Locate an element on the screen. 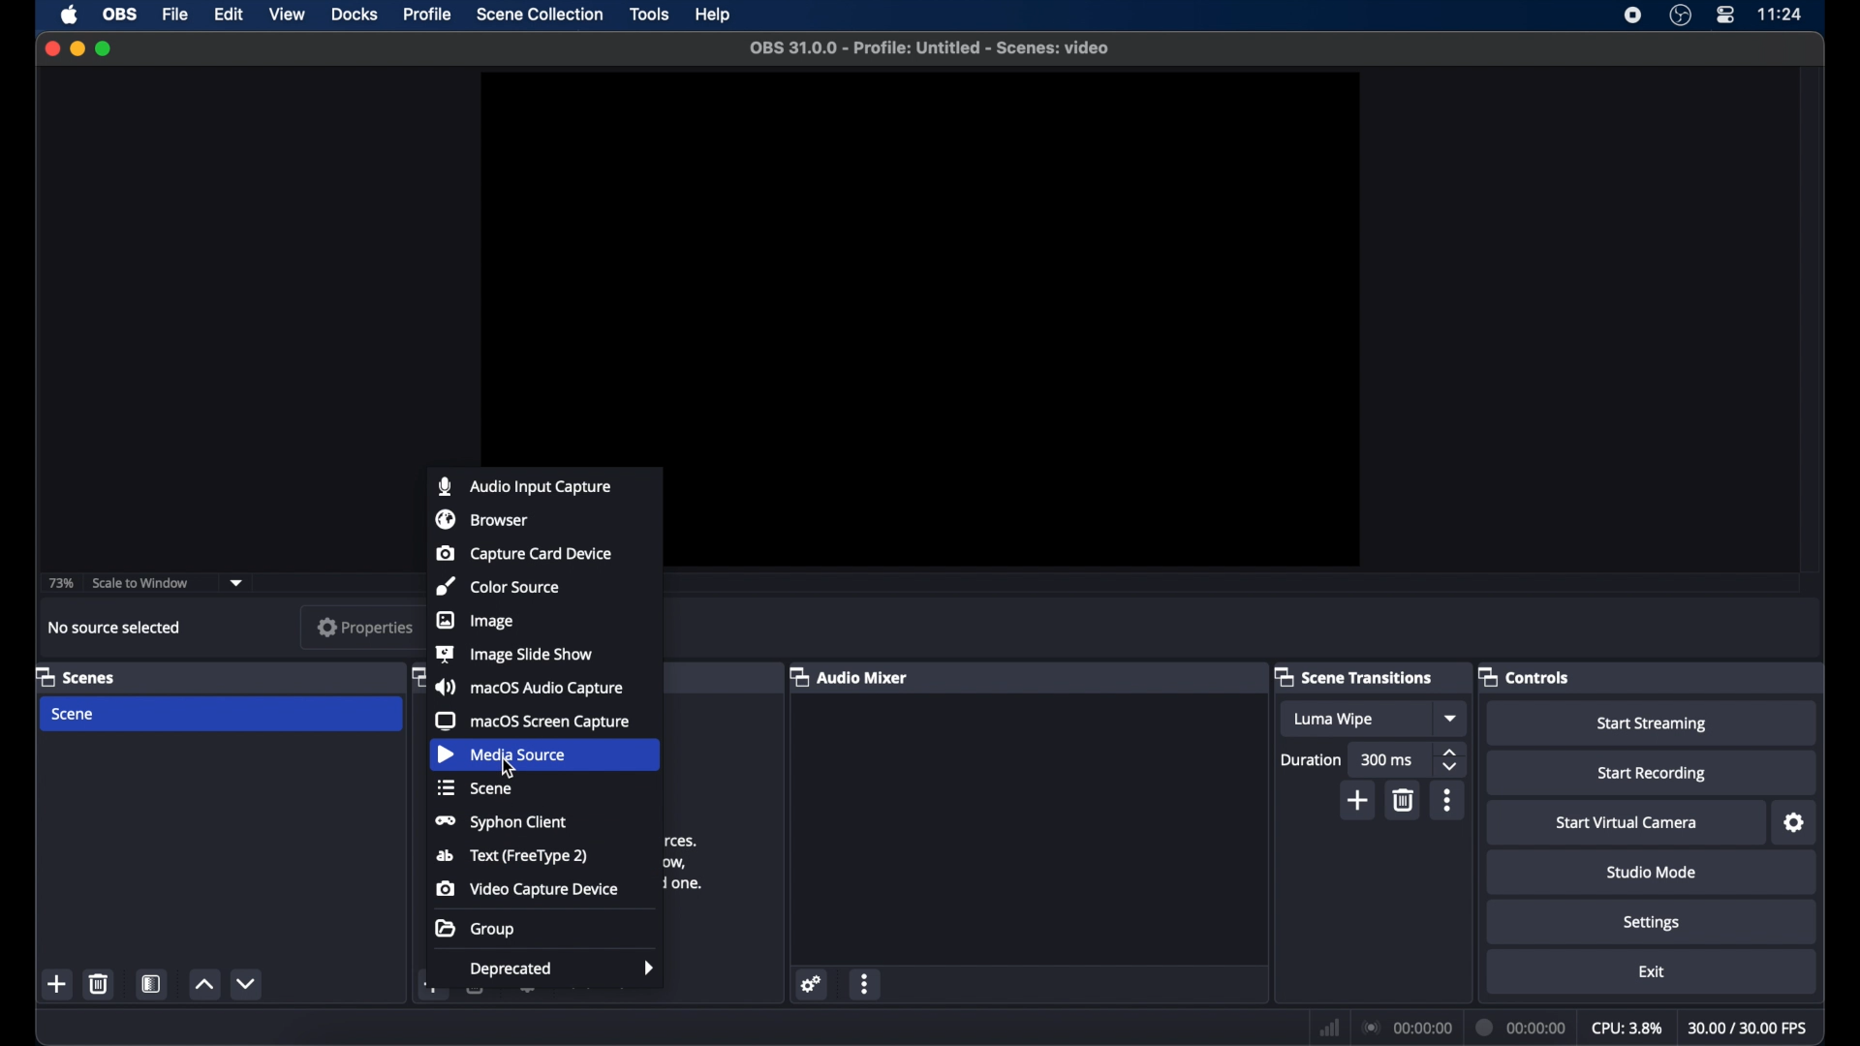 The image size is (1860, 1046). obscure text is located at coordinates (688, 862).